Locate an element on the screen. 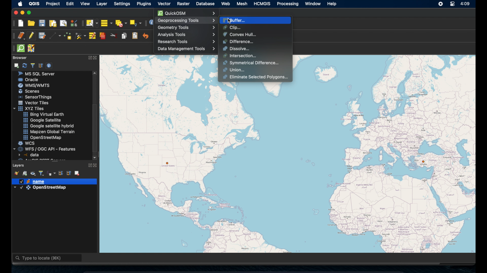 The height and width of the screenshot is (273, 487). help is located at coordinates (332, 4).